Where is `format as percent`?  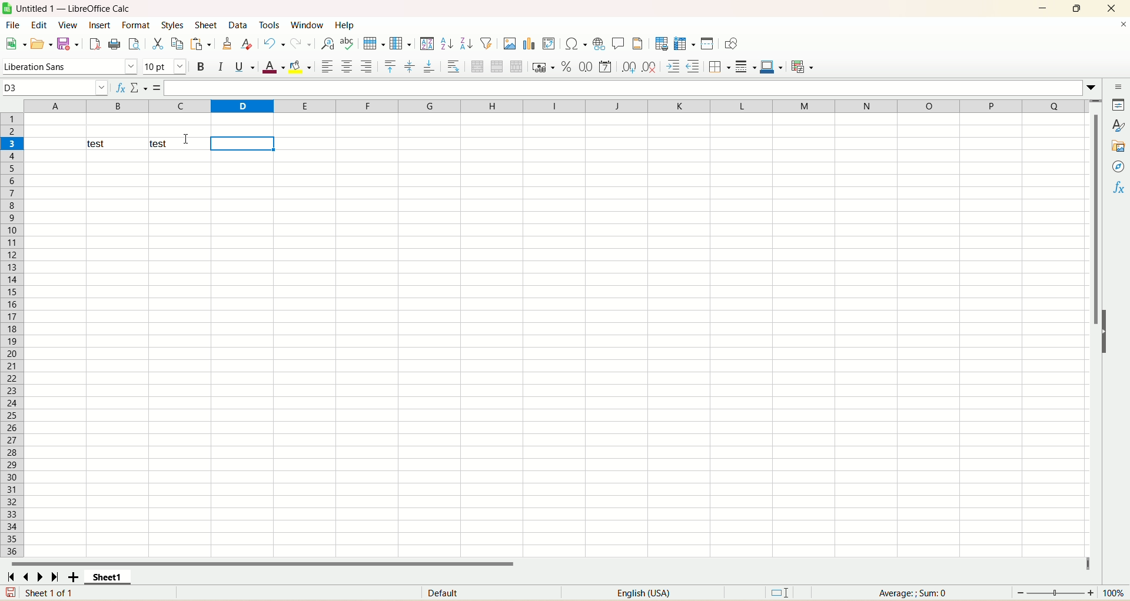
format as percent is located at coordinates (567, 66).